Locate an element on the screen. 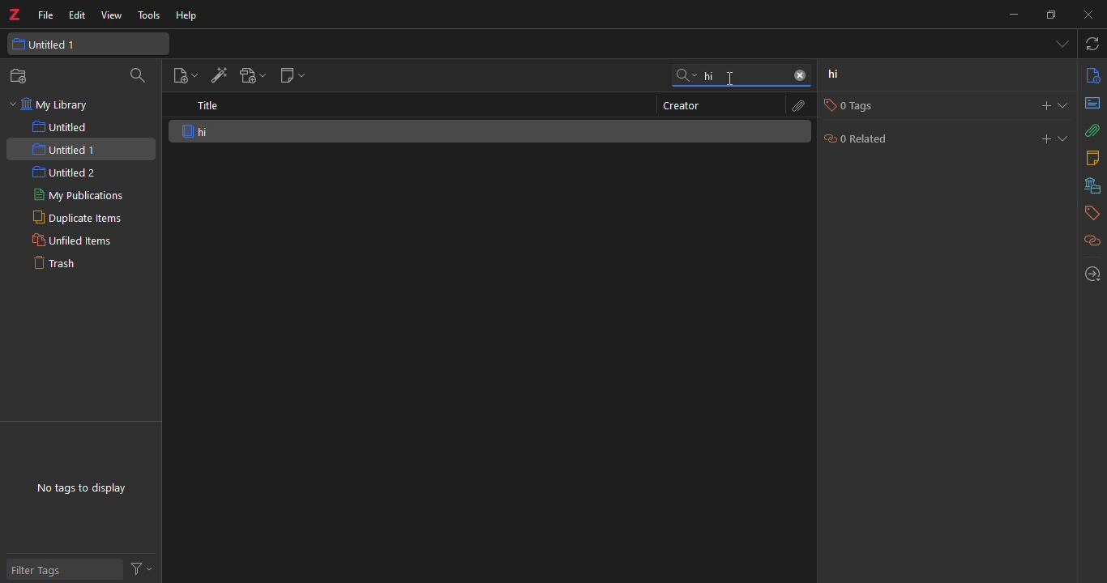 The height and width of the screenshot is (583, 1107). attach is located at coordinates (1092, 131).